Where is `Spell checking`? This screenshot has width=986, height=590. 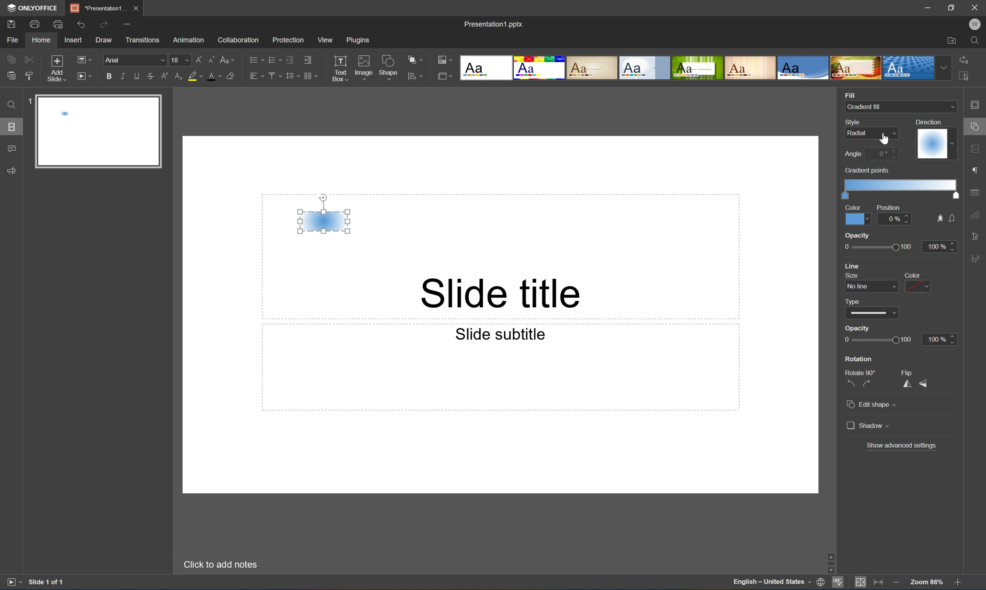
Spell checking is located at coordinates (838, 583).